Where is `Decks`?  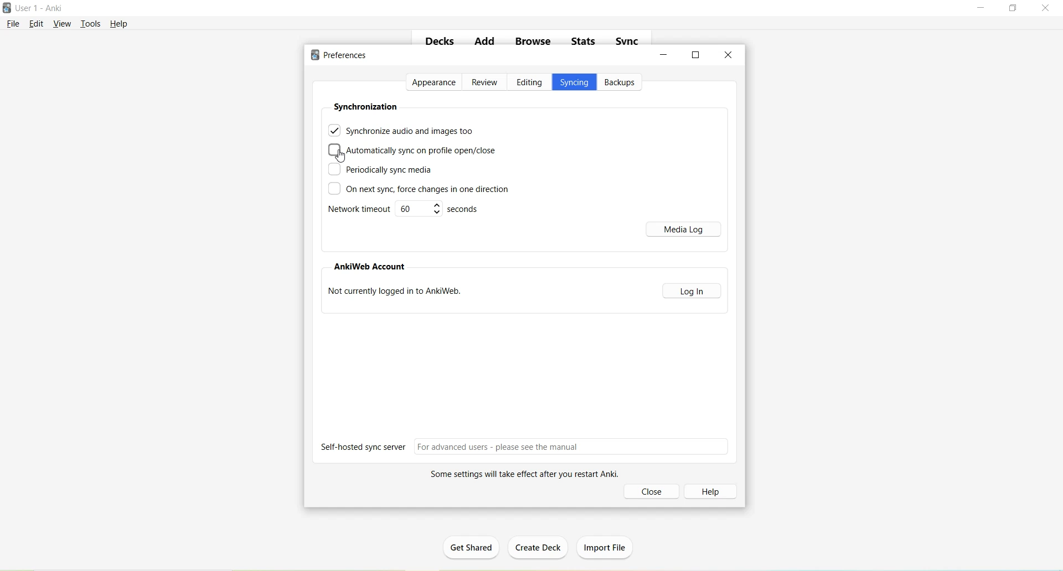 Decks is located at coordinates (440, 43).